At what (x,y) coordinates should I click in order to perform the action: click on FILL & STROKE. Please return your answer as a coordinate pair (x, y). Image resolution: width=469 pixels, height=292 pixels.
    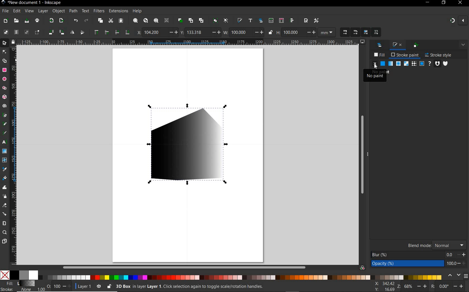
    Looking at the image, I should click on (18, 286).